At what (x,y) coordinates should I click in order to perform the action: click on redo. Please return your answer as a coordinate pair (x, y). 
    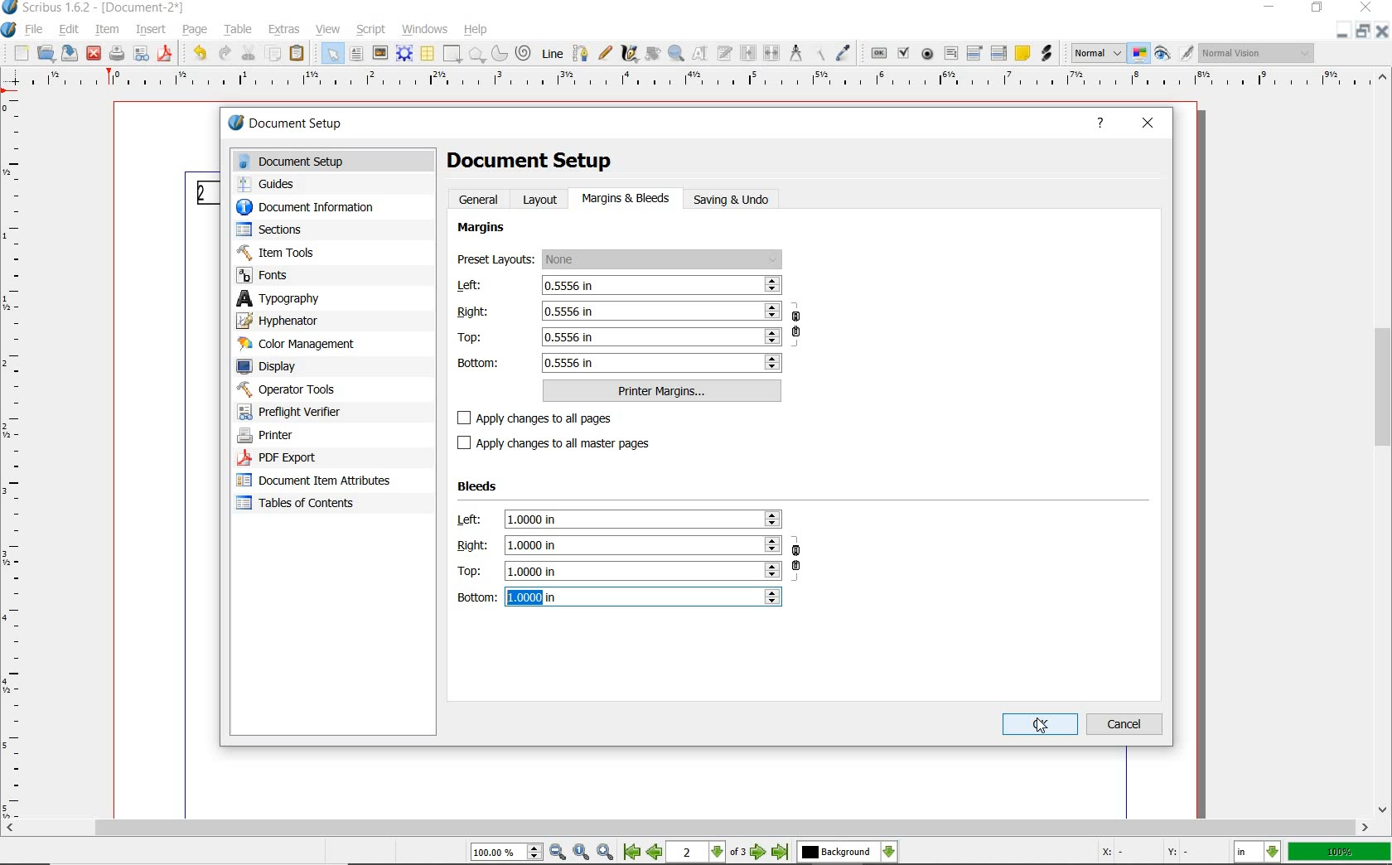
    Looking at the image, I should click on (223, 53).